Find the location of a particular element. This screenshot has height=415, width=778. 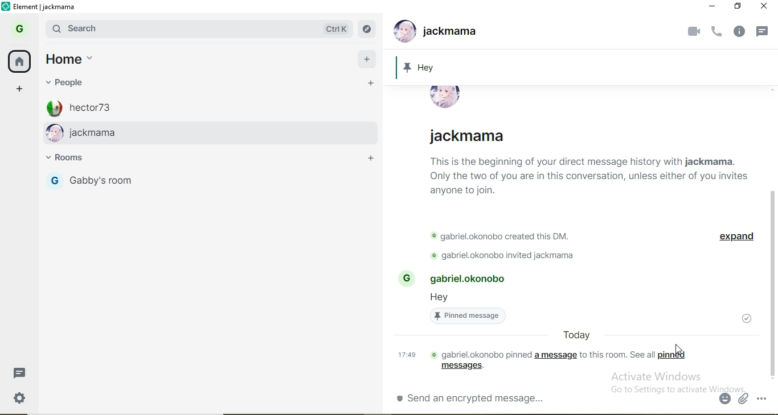

 is located at coordinates (473, 397).